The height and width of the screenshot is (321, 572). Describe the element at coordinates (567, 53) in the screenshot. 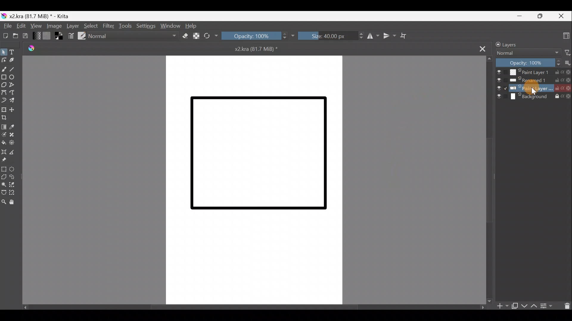

I see `Filter` at that location.